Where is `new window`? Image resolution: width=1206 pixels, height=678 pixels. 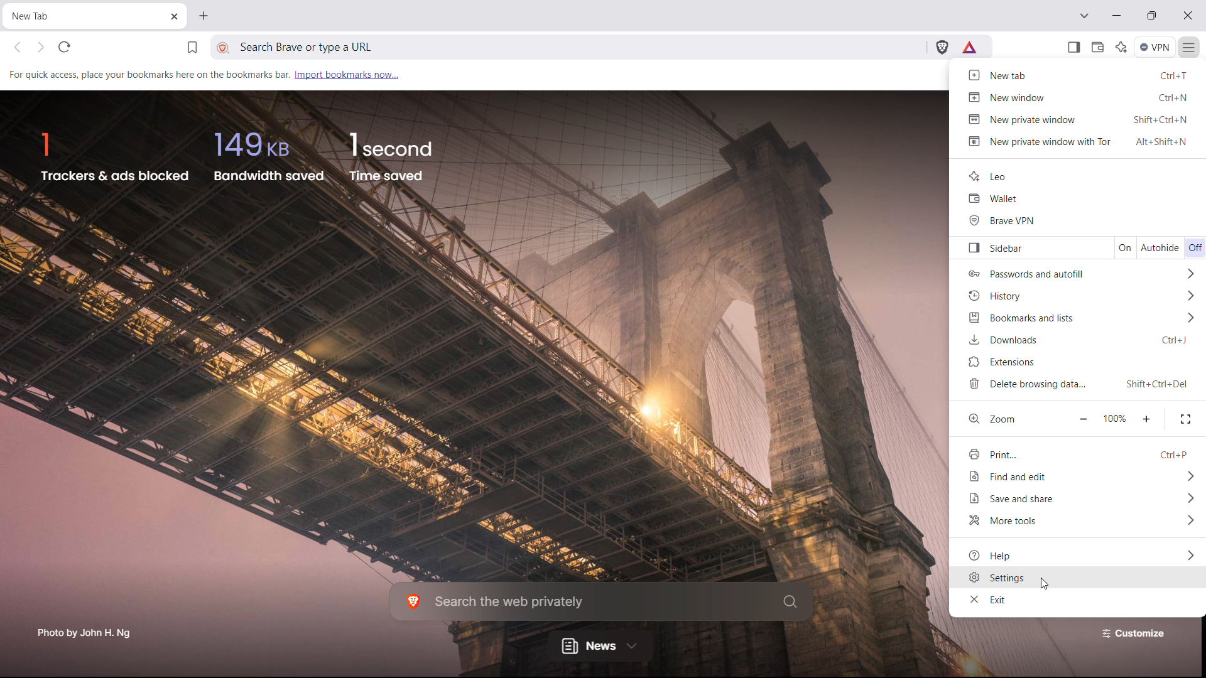
new window is located at coordinates (1078, 99).